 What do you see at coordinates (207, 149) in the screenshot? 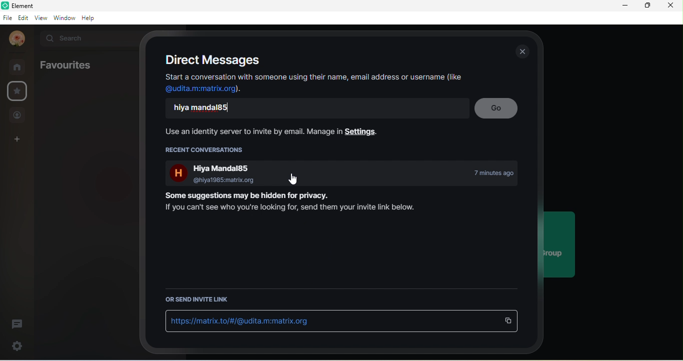
I see `recent conversations` at bounding box center [207, 149].